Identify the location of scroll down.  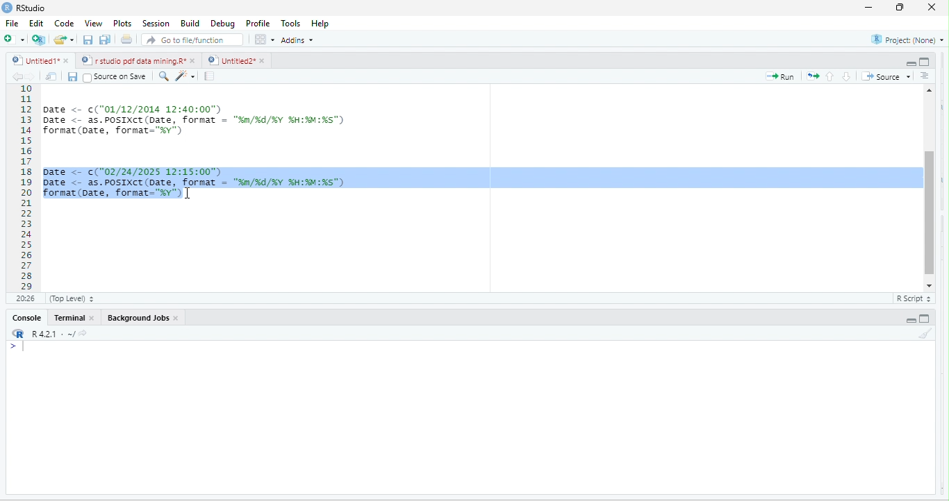
(929, 285).